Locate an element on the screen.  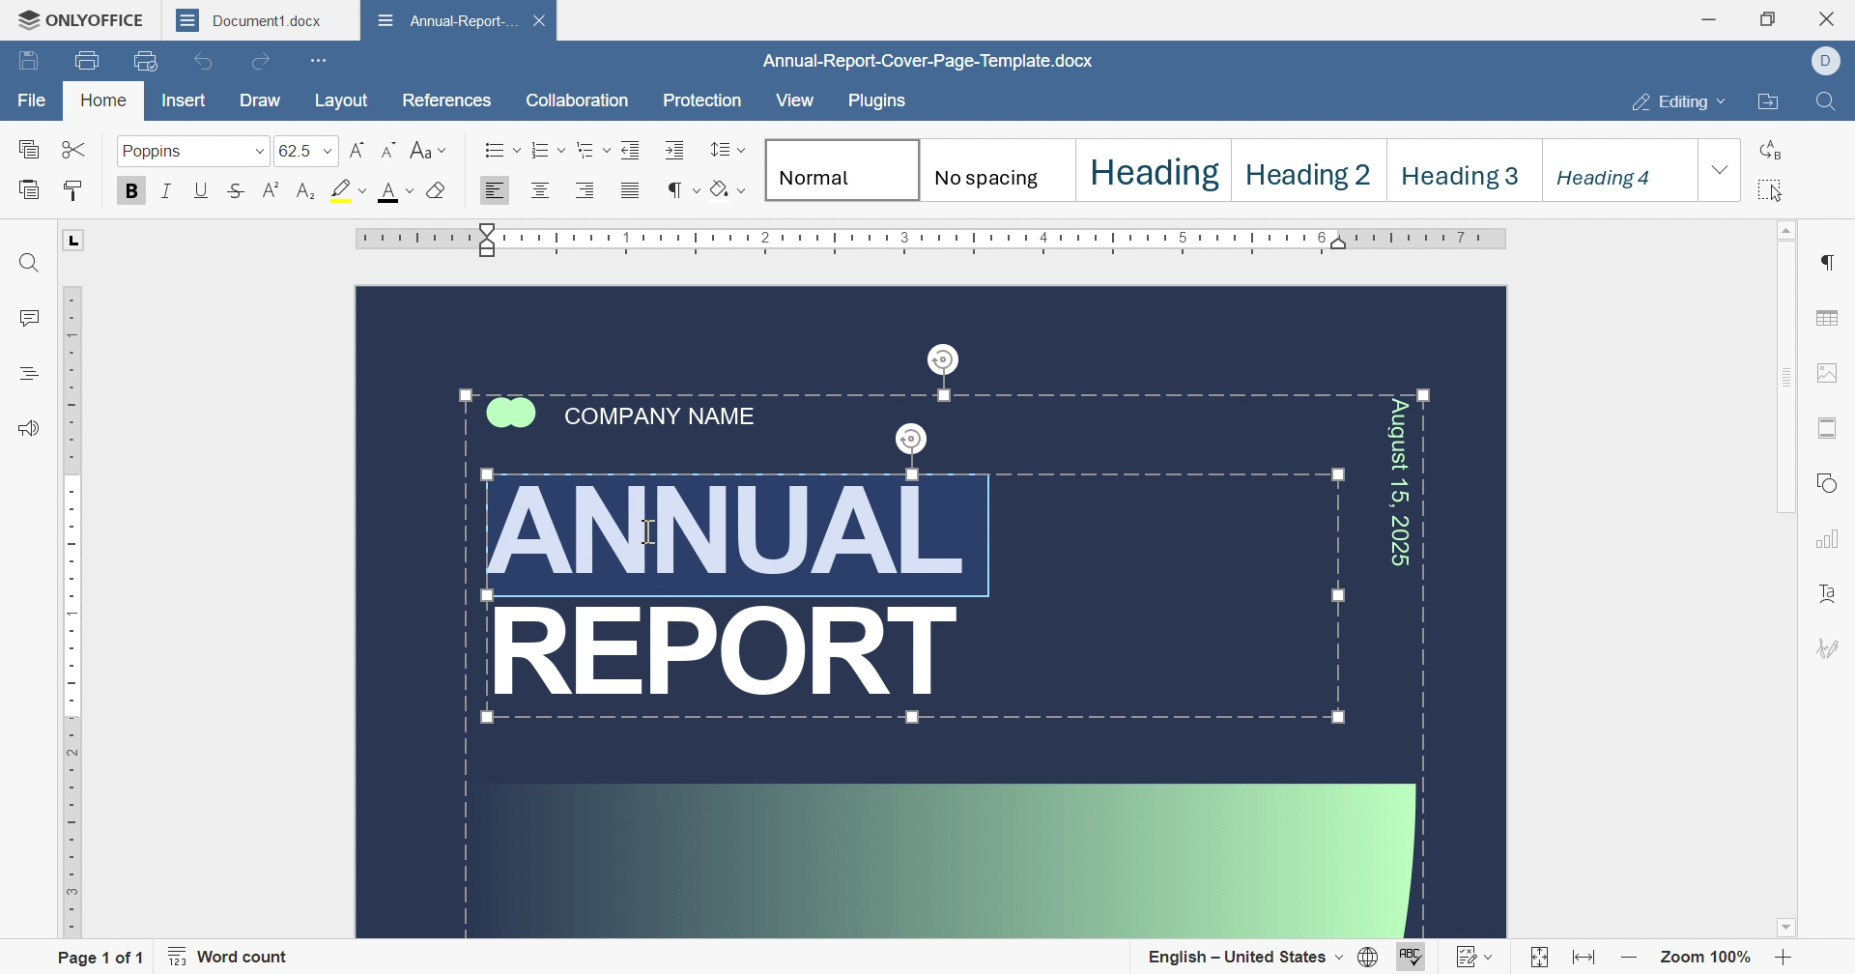
close is located at coordinates (540, 18).